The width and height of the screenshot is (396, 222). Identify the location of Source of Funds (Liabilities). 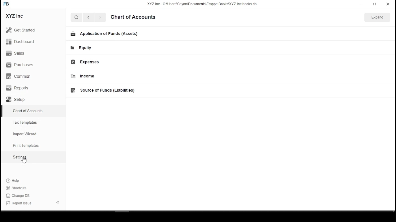
(103, 90).